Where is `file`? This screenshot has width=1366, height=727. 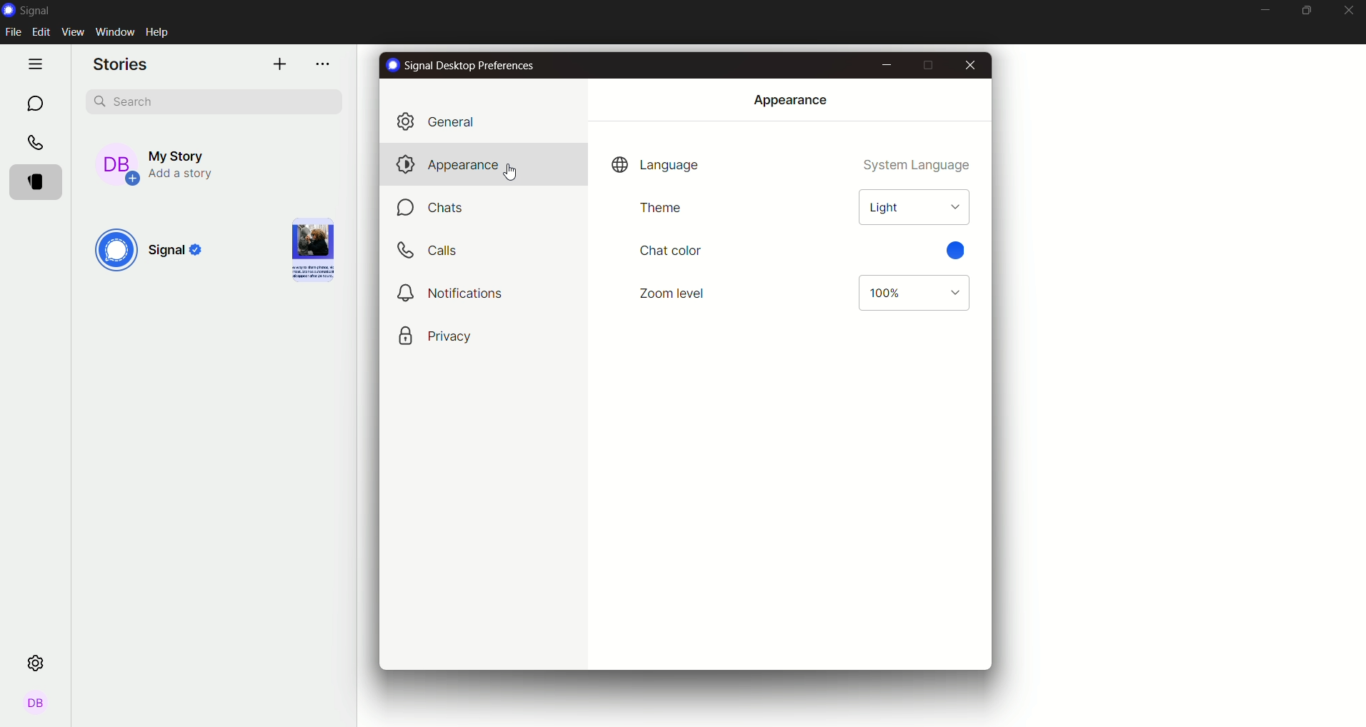 file is located at coordinates (16, 33).